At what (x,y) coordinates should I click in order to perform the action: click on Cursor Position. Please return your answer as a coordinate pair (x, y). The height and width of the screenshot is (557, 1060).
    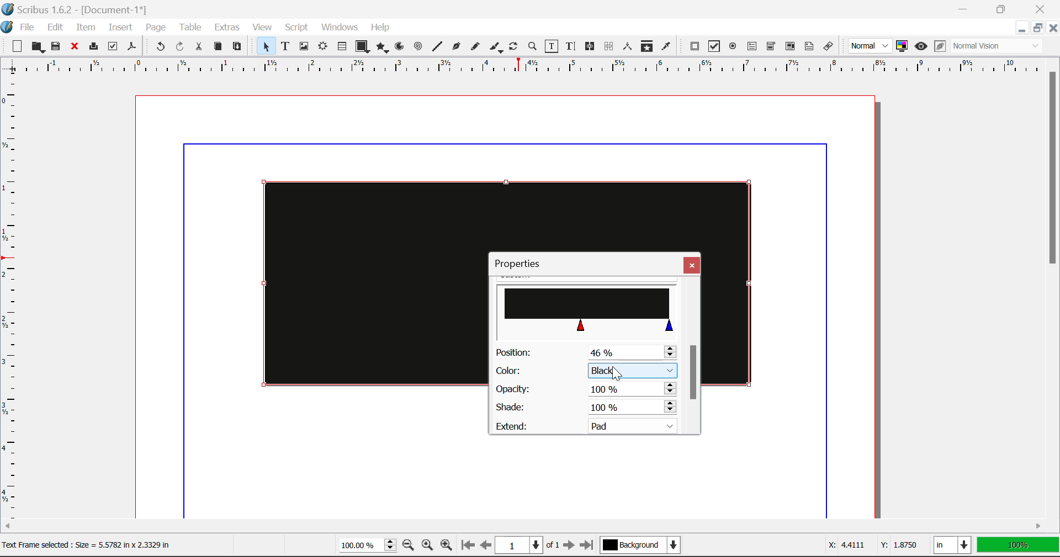
    Looking at the image, I should click on (616, 371).